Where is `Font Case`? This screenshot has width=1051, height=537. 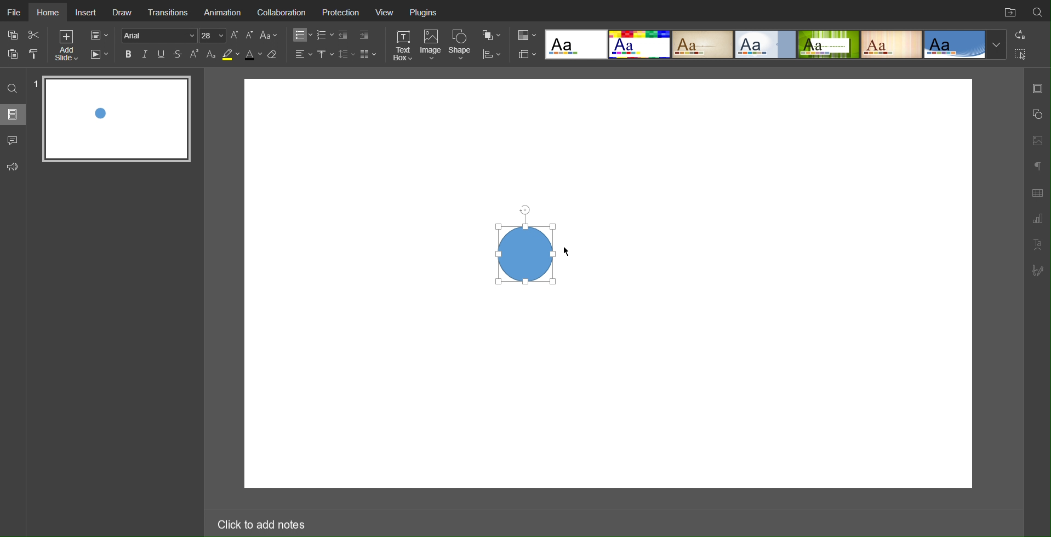 Font Case is located at coordinates (270, 35).